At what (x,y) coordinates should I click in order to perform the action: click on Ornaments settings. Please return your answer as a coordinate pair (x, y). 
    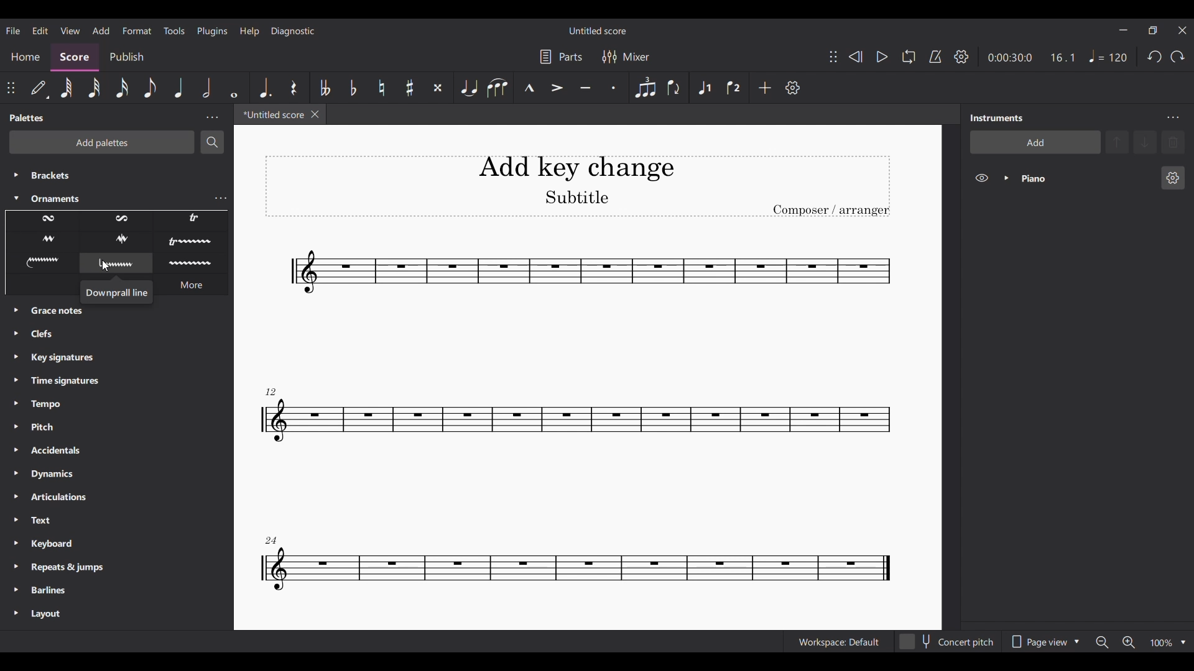
    Looking at the image, I should click on (220, 199).